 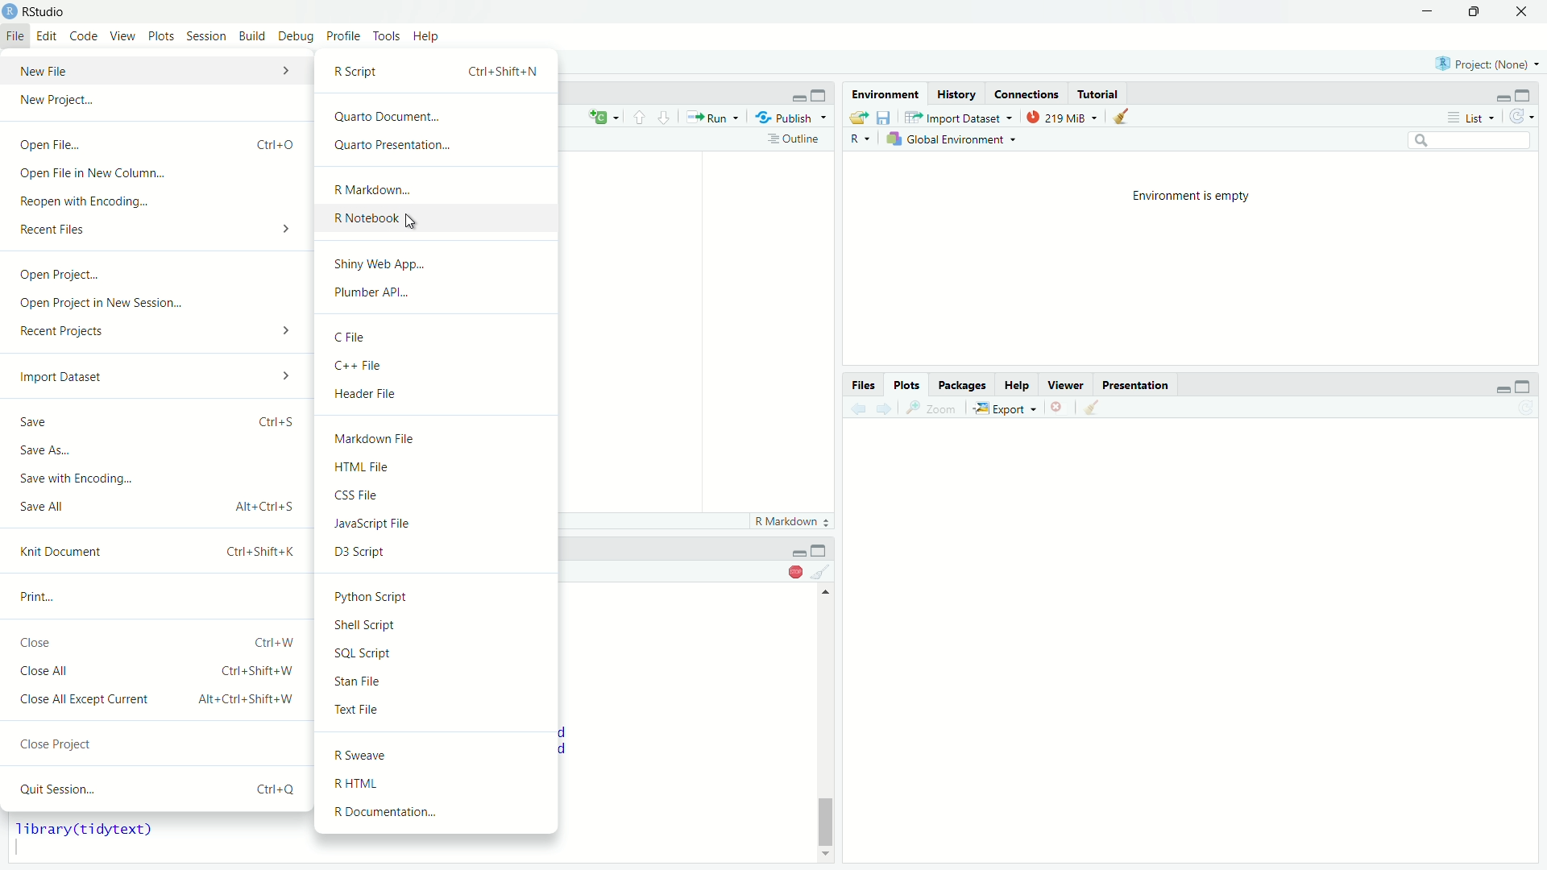 What do you see at coordinates (342, 37) in the screenshot?
I see `Profile` at bounding box center [342, 37].